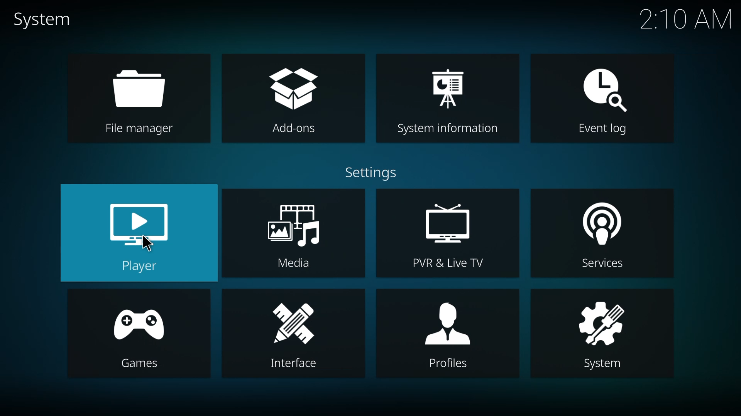  What do you see at coordinates (686, 19) in the screenshot?
I see `time` at bounding box center [686, 19].